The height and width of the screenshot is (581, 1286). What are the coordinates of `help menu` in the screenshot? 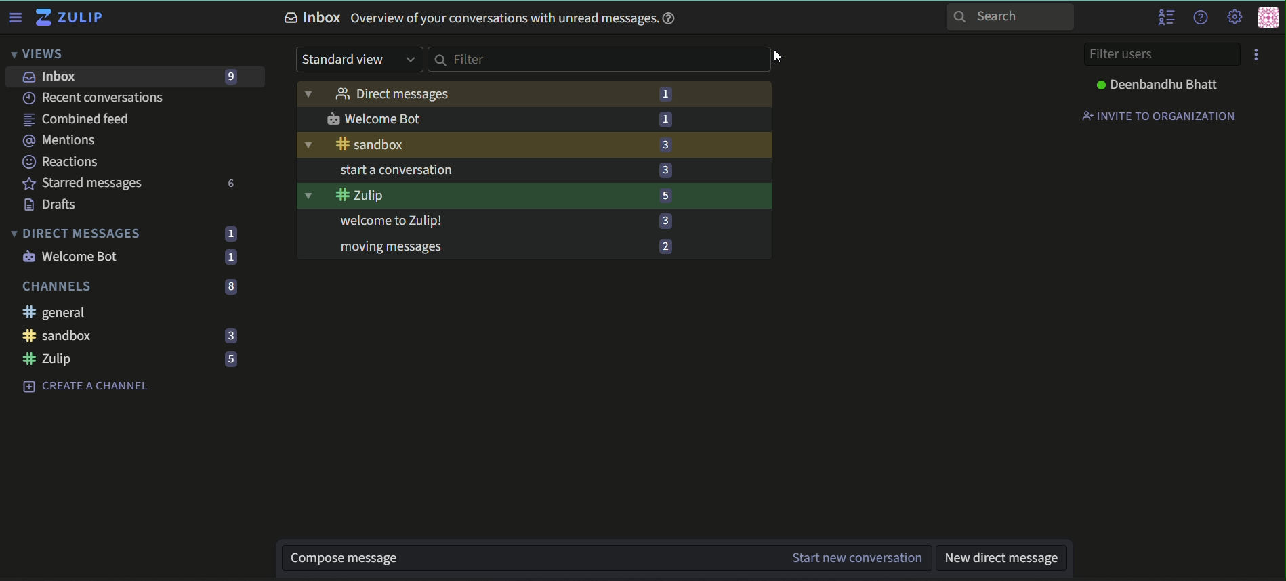 It's located at (1200, 16).